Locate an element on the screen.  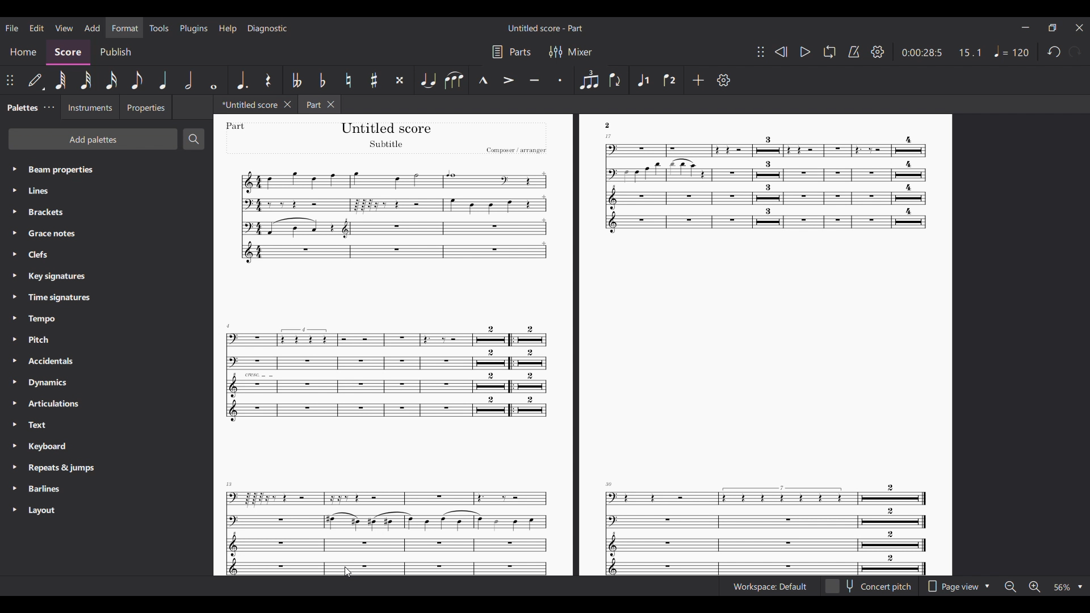
Accidentals is located at coordinates (51, 361).